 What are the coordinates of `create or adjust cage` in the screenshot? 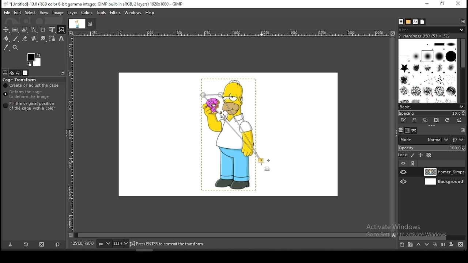 It's located at (32, 85).